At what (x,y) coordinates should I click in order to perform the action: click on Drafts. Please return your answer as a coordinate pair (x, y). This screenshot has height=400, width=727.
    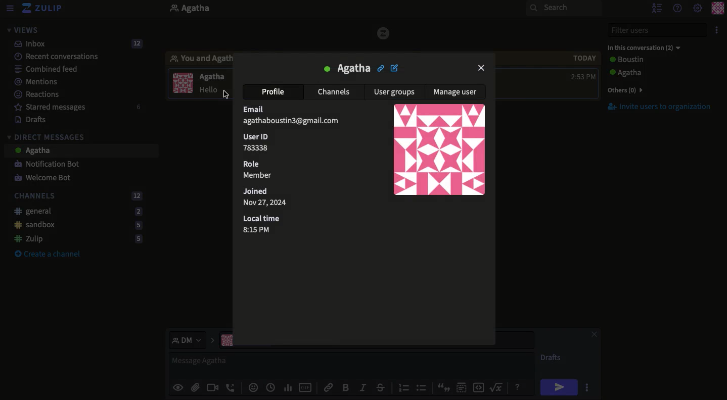
    Looking at the image, I should click on (34, 120).